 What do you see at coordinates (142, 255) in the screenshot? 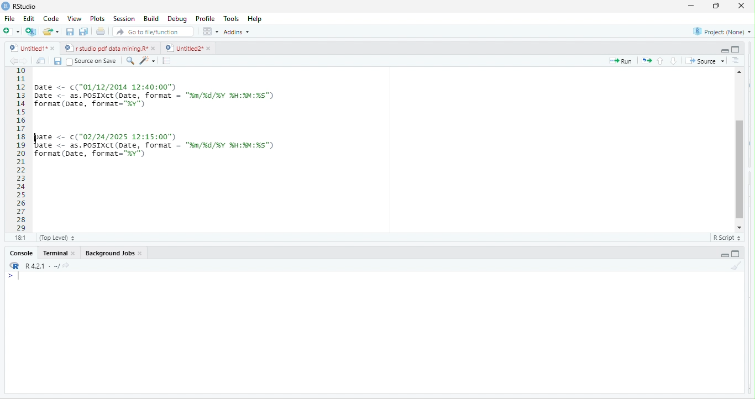
I see `close` at bounding box center [142, 255].